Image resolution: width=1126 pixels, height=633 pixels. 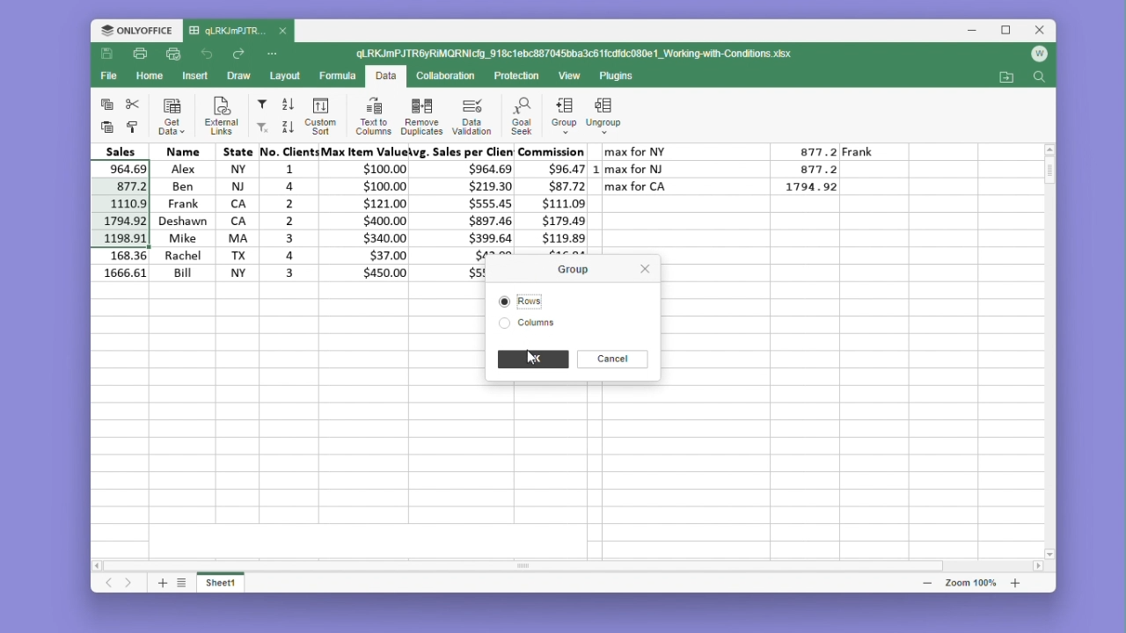 What do you see at coordinates (569, 76) in the screenshot?
I see `` at bounding box center [569, 76].